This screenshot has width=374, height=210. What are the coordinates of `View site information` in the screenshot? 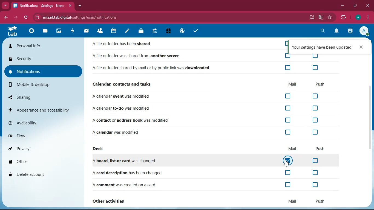 It's located at (37, 17).